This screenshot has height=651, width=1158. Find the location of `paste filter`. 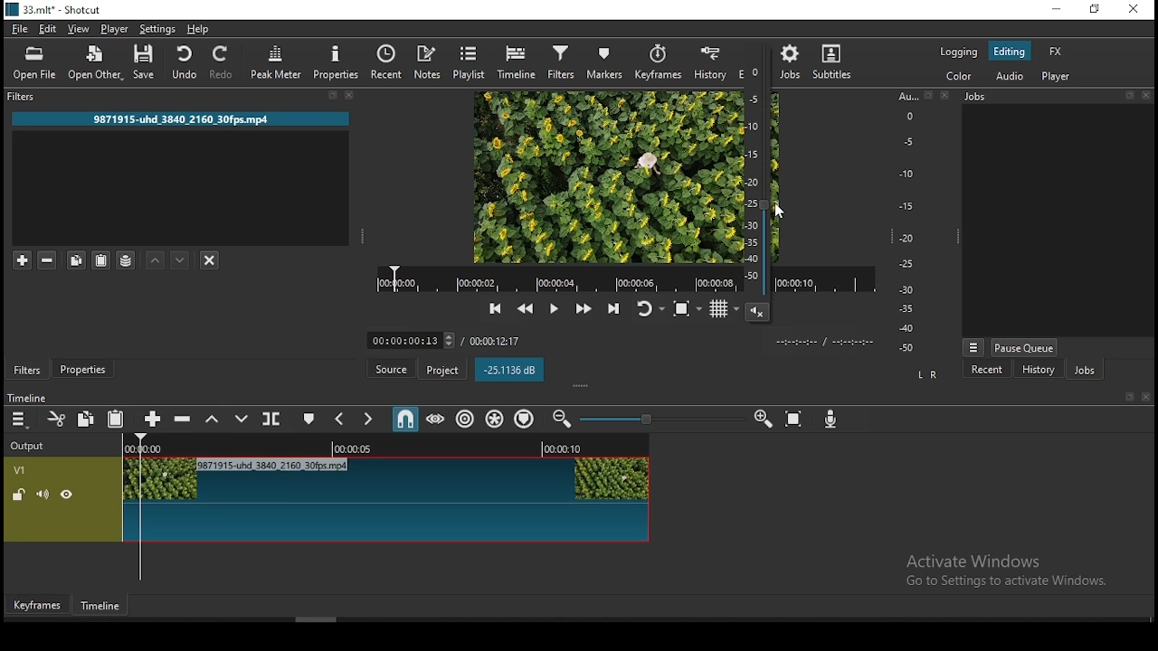

paste filter is located at coordinates (100, 259).